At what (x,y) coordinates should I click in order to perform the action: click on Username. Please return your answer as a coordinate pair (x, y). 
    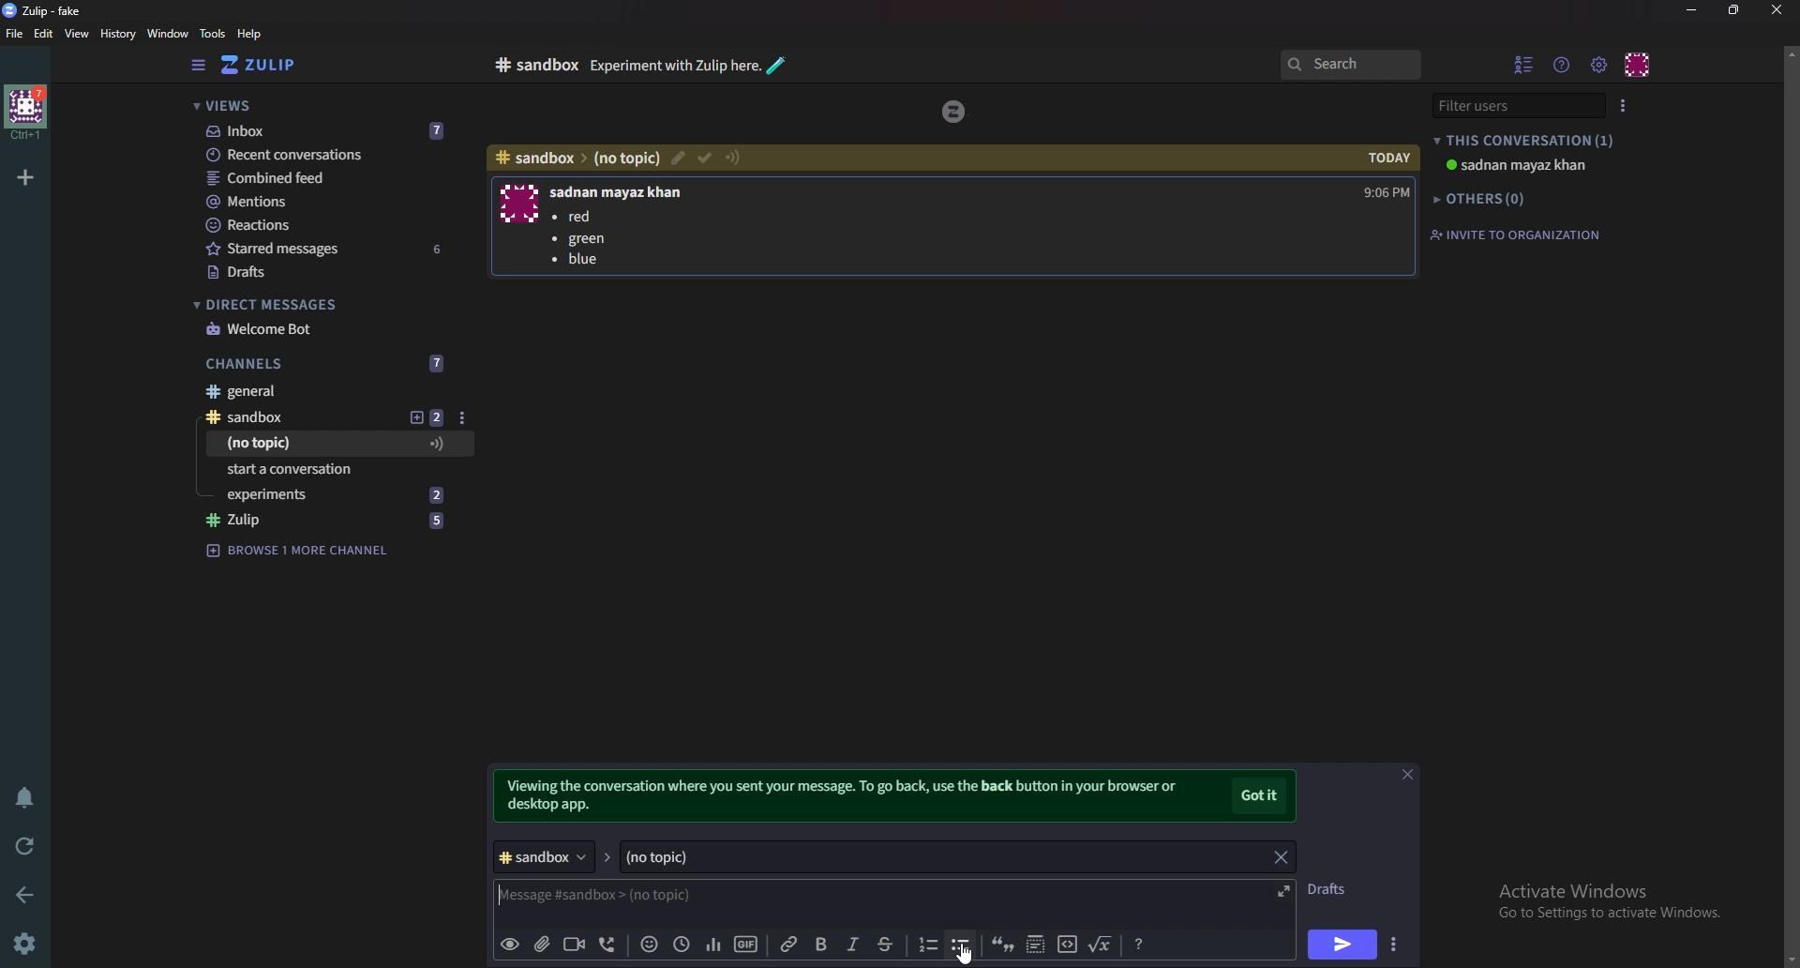
    Looking at the image, I should click on (622, 193).